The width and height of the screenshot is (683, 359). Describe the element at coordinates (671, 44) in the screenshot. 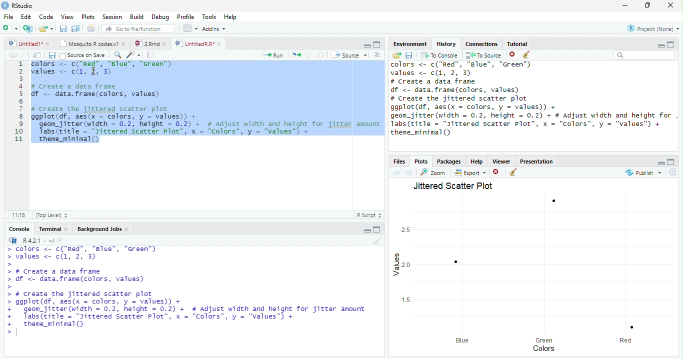

I see `Maximize` at that location.